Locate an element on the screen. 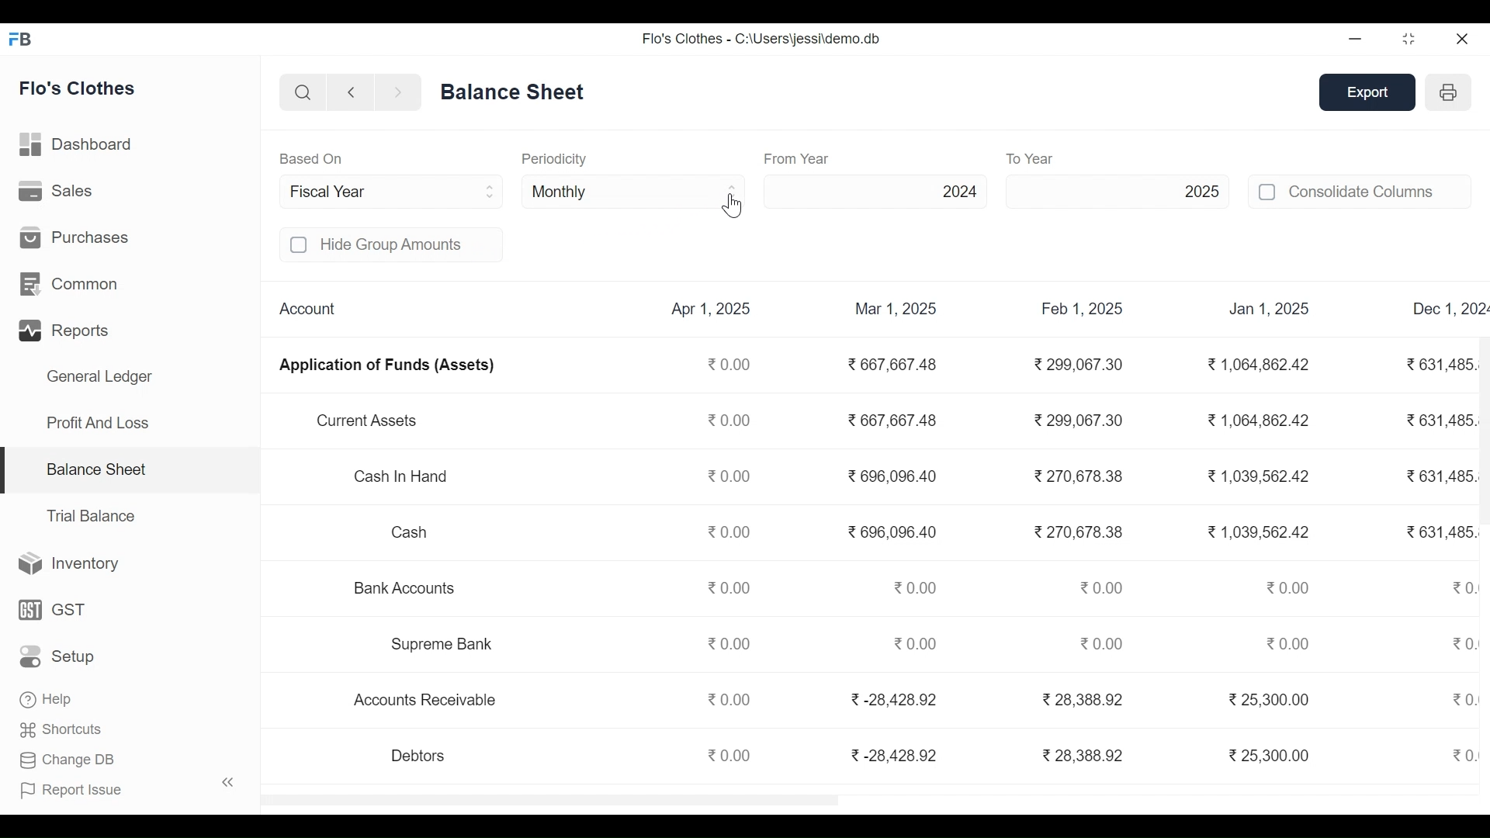  search is located at coordinates (304, 94).